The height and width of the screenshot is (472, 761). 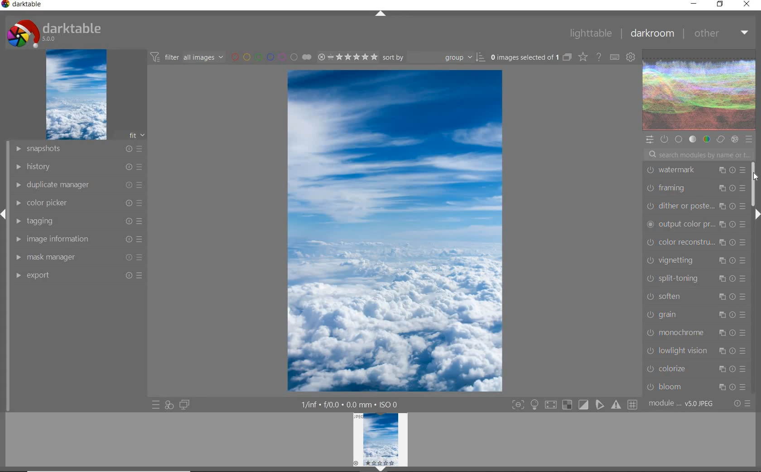 What do you see at coordinates (395, 231) in the screenshot?
I see `SELECTED IMAGE` at bounding box center [395, 231].